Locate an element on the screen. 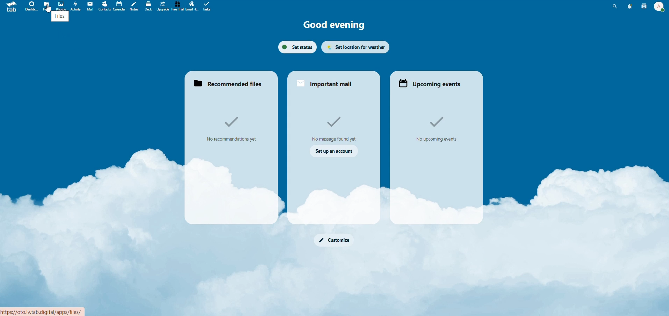 The width and height of the screenshot is (669, 316). Set up an account is located at coordinates (335, 151).